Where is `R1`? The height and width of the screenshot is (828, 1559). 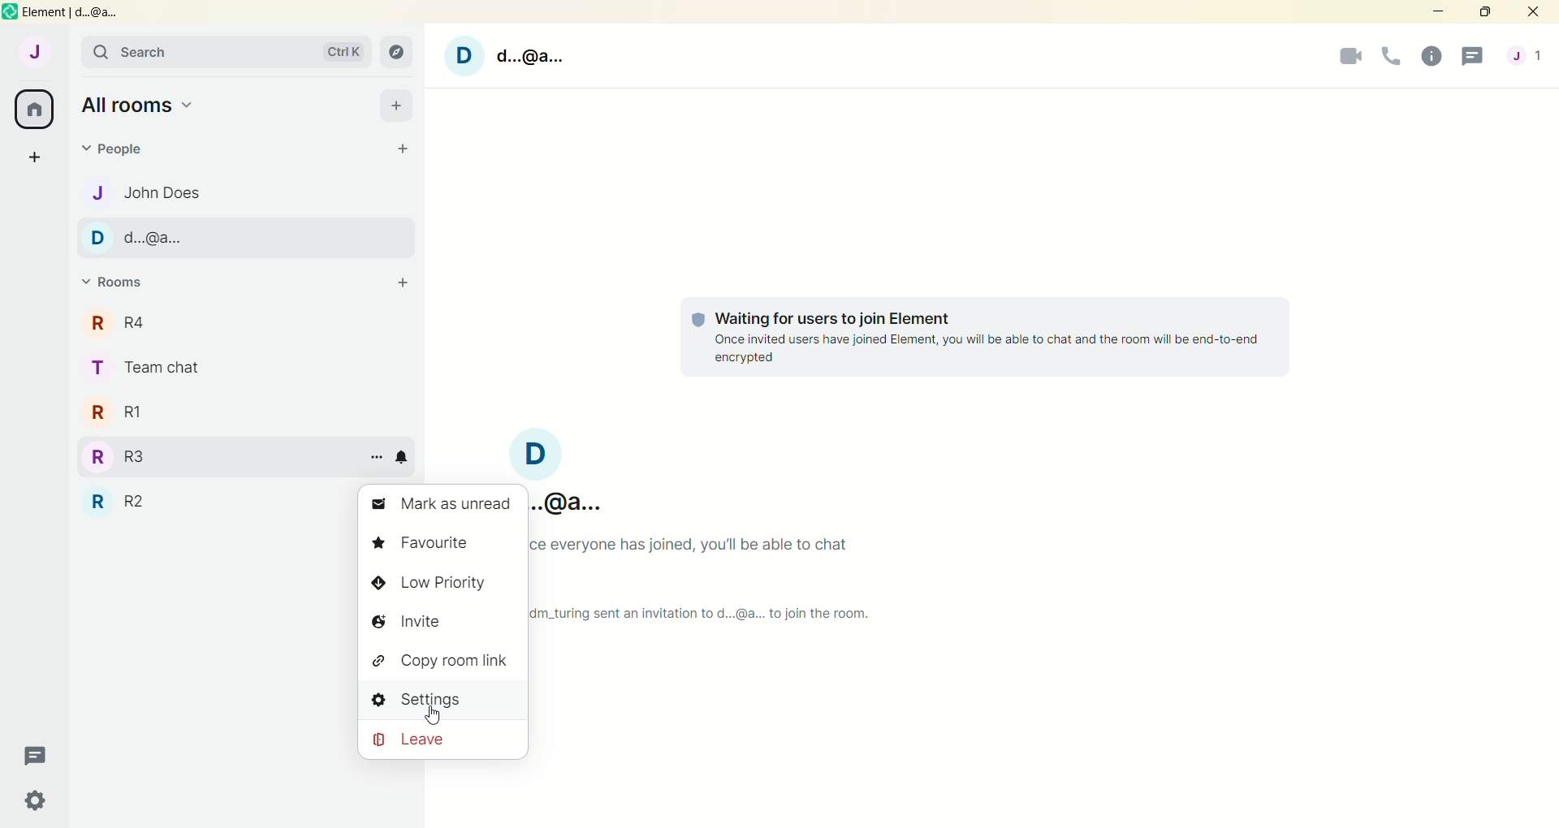
R1 is located at coordinates (243, 411).